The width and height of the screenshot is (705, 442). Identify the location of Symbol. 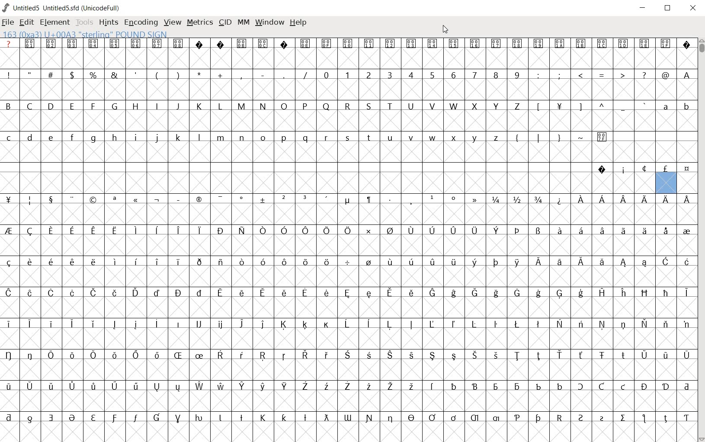
(305, 387).